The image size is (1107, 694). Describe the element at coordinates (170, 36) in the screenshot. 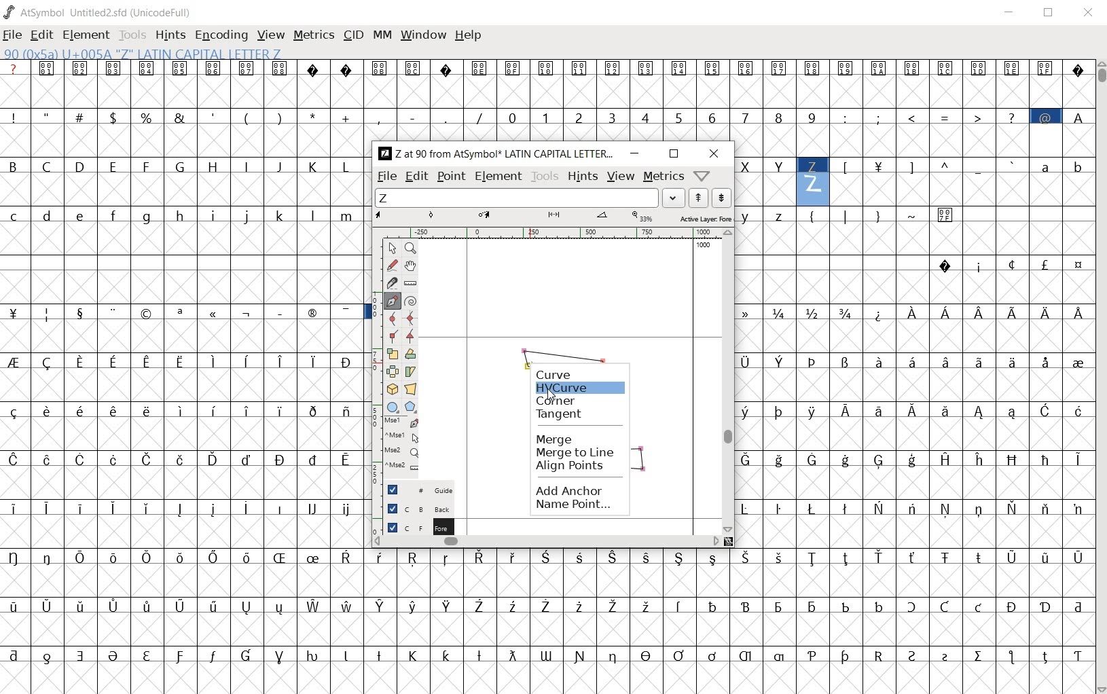

I see `hints` at that location.